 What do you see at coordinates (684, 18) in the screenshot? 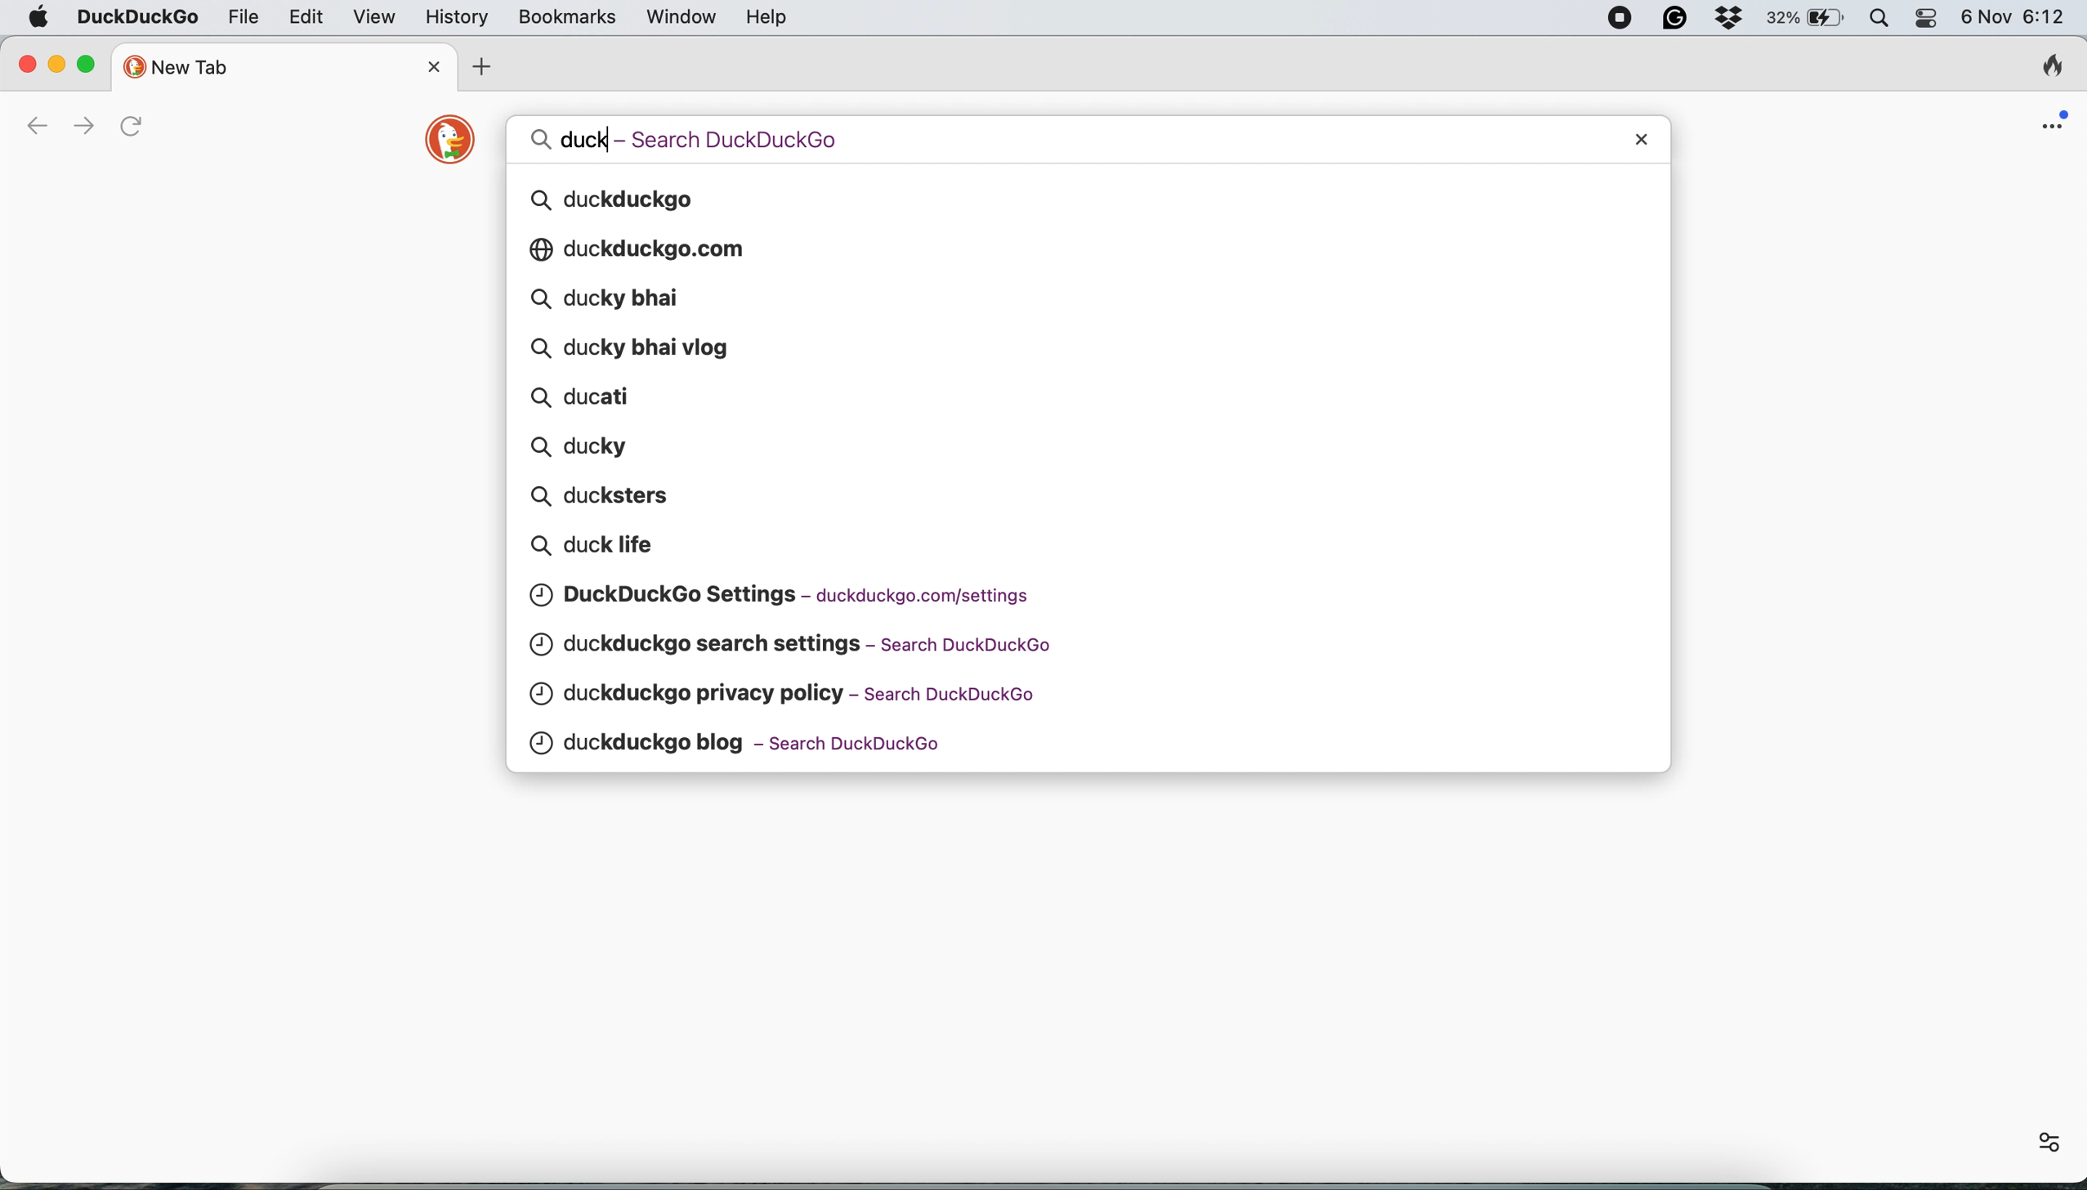
I see `window` at bounding box center [684, 18].